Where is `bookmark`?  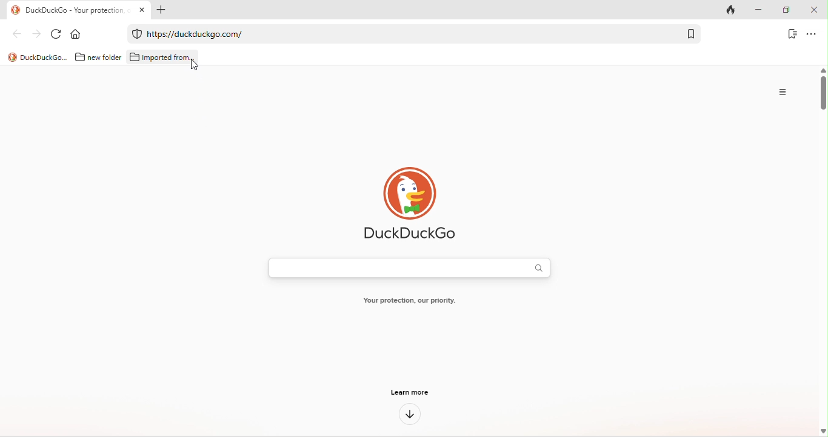
bookmark is located at coordinates (791, 35).